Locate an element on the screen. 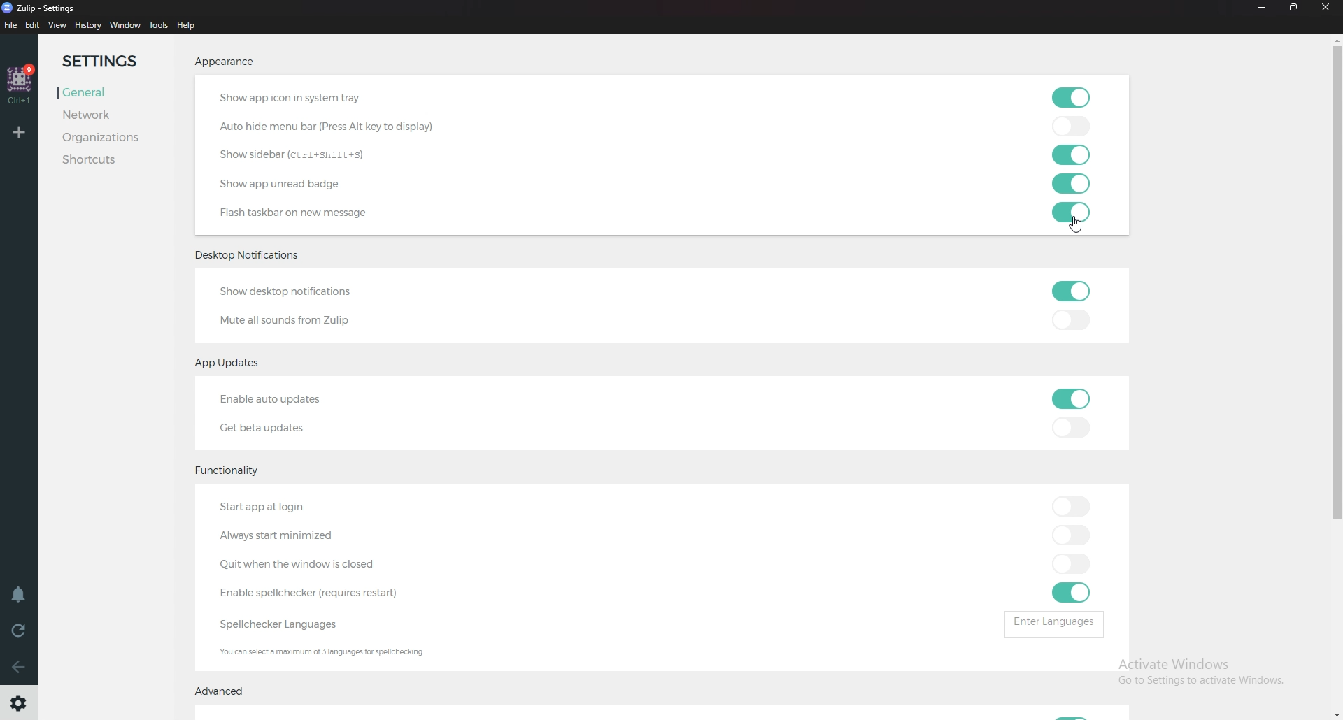 Image resolution: width=1343 pixels, height=720 pixels. mute all sounds from Zulip is located at coordinates (286, 319).